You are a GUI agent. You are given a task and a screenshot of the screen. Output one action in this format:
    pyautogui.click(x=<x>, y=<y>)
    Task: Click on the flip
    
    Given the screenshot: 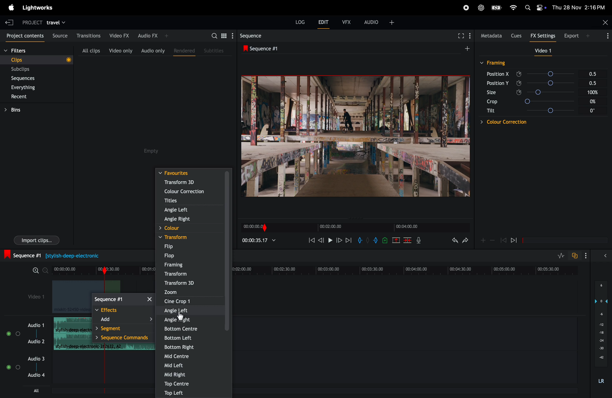 What is the action you would take?
    pyautogui.click(x=189, y=247)
    